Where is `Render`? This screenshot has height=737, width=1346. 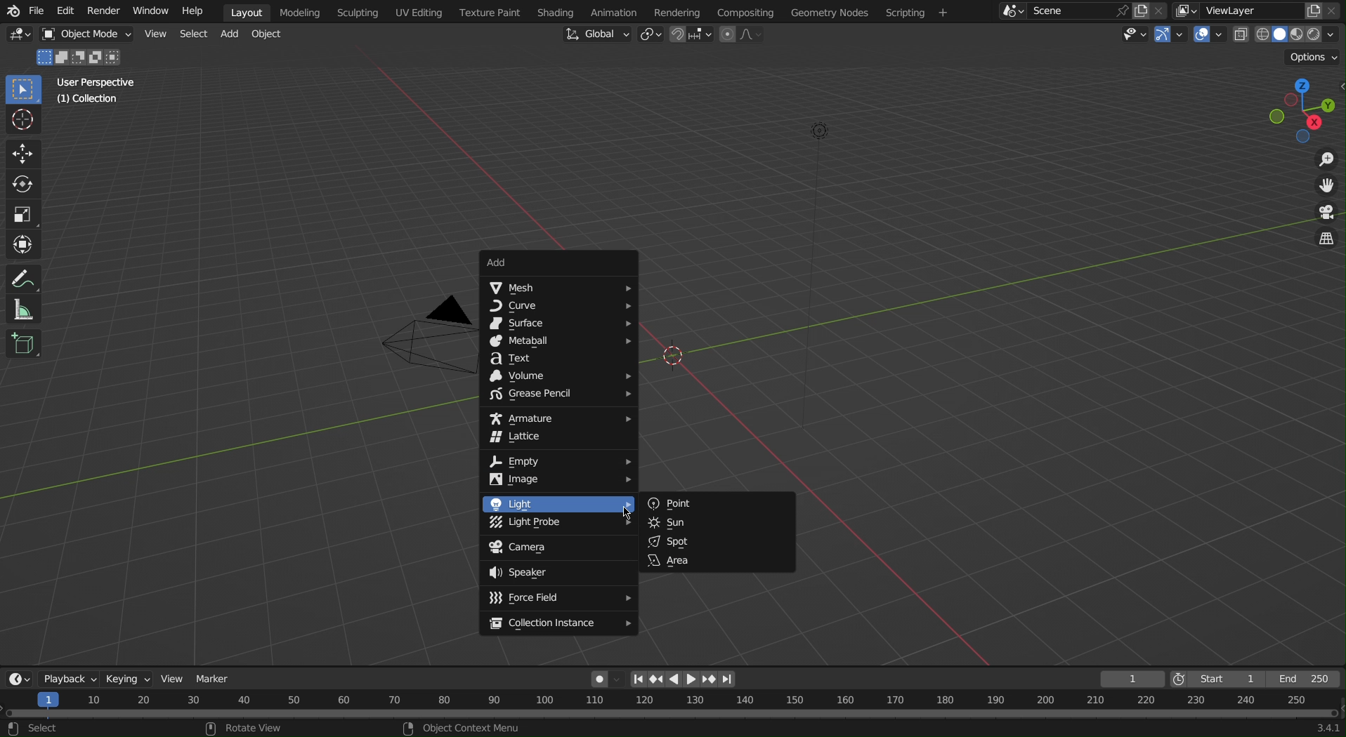 Render is located at coordinates (100, 11).